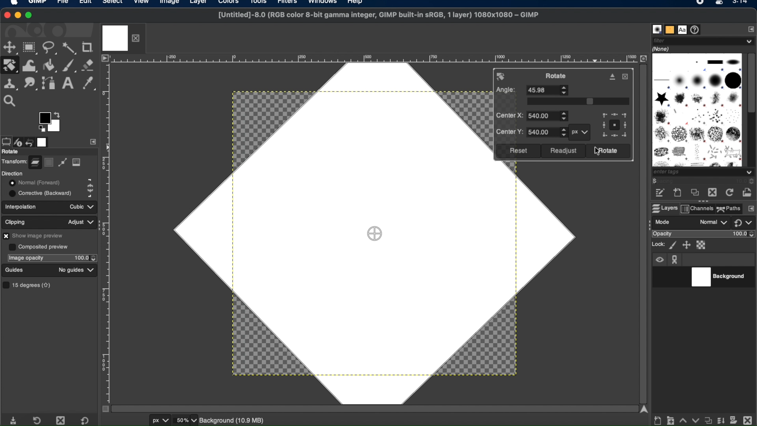 Image resolution: width=757 pixels, height=426 pixels. I want to click on rectangle select tool, so click(30, 48).